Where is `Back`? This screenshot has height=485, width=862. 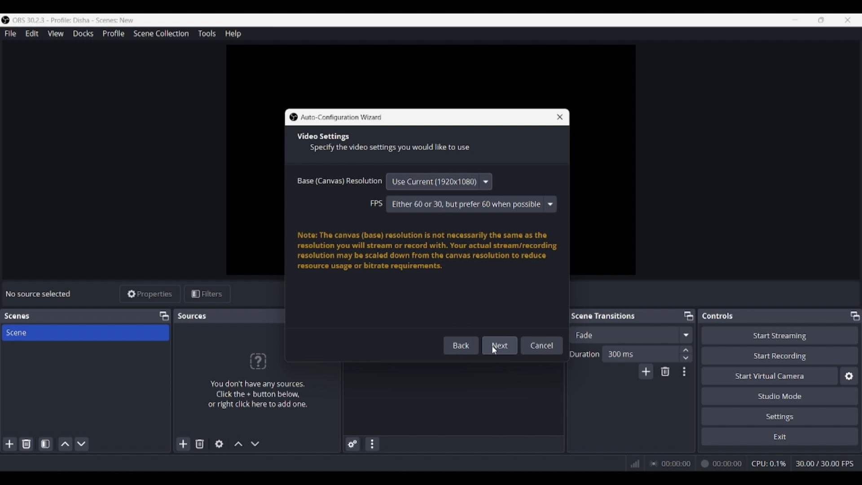
Back is located at coordinates (457, 345).